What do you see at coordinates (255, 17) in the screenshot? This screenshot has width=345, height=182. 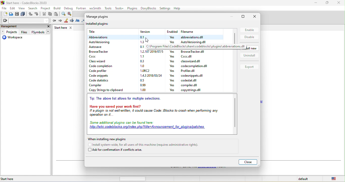 I see `close` at bounding box center [255, 17].